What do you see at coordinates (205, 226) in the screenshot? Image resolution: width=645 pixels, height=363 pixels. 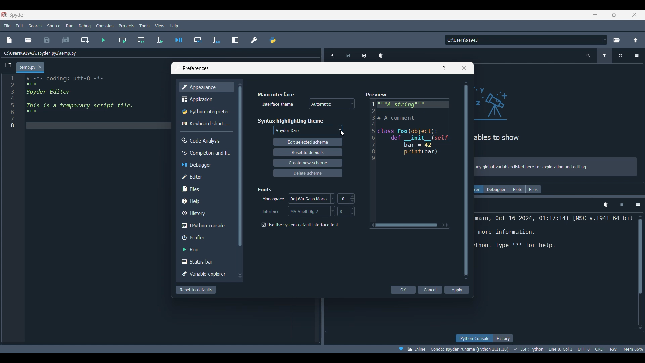 I see `IPython console` at bounding box center [205, 226].